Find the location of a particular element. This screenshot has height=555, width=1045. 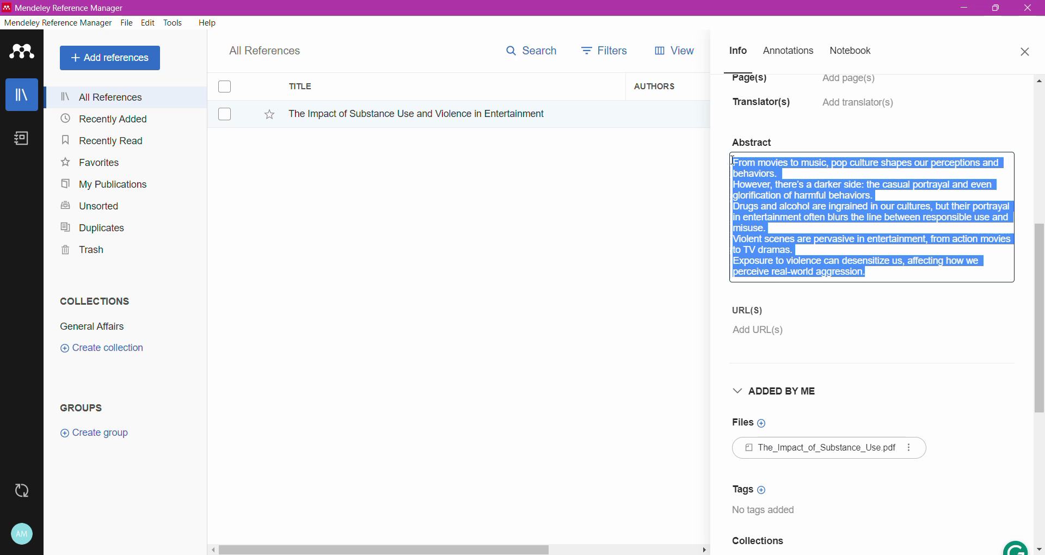

Click to Add URL(s) is located at coordinates (757, 332).